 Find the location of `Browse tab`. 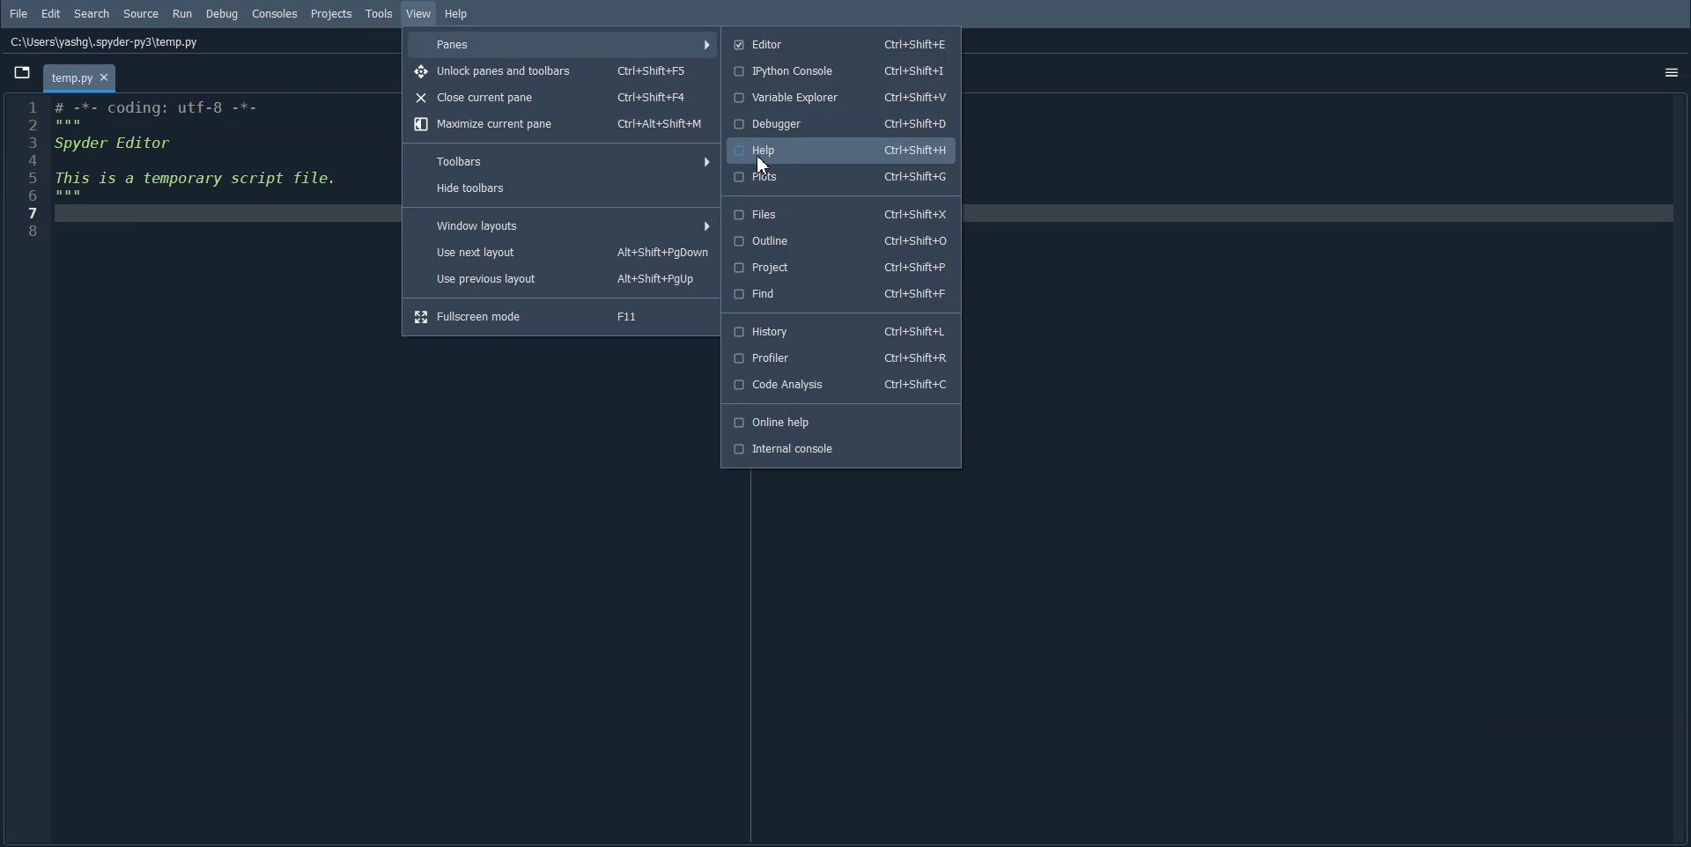

Browse tab is located at coordinates (22, 72).